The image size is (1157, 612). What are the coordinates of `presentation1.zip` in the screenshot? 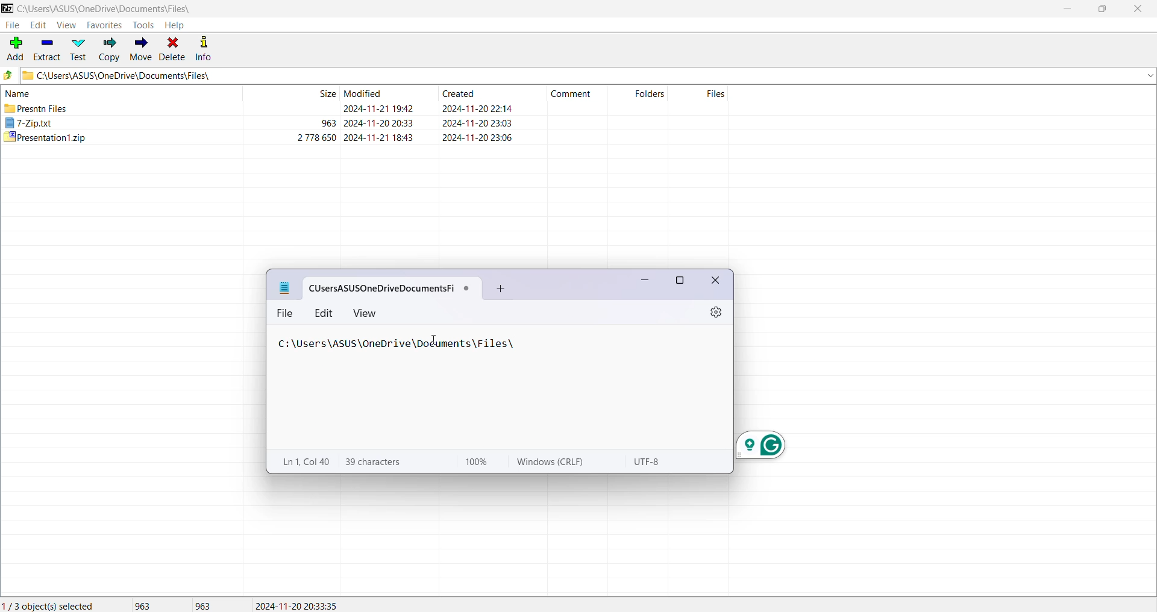 It's located at (45, 137).